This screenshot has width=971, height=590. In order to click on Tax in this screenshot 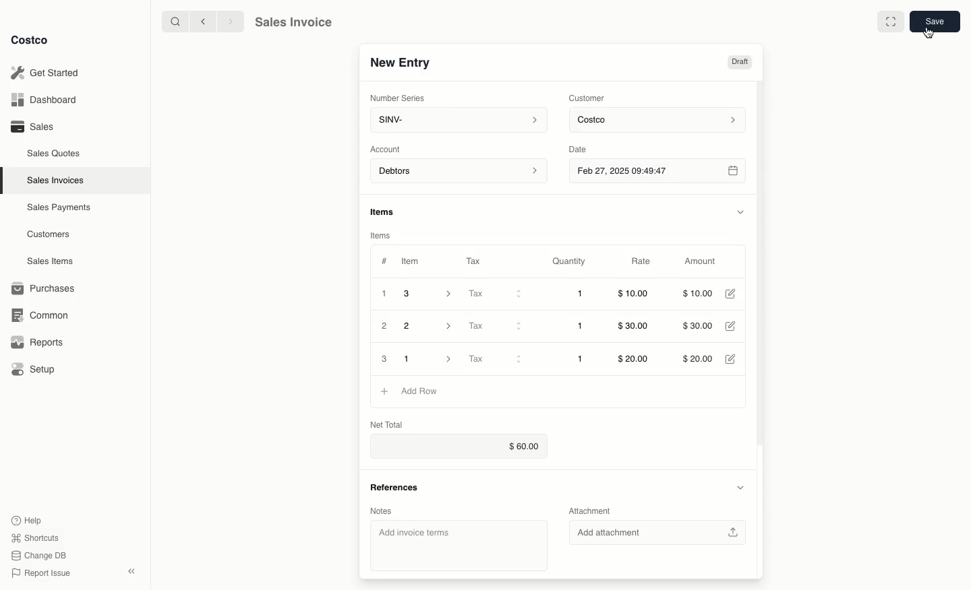, I will do `click(494, 294)`.